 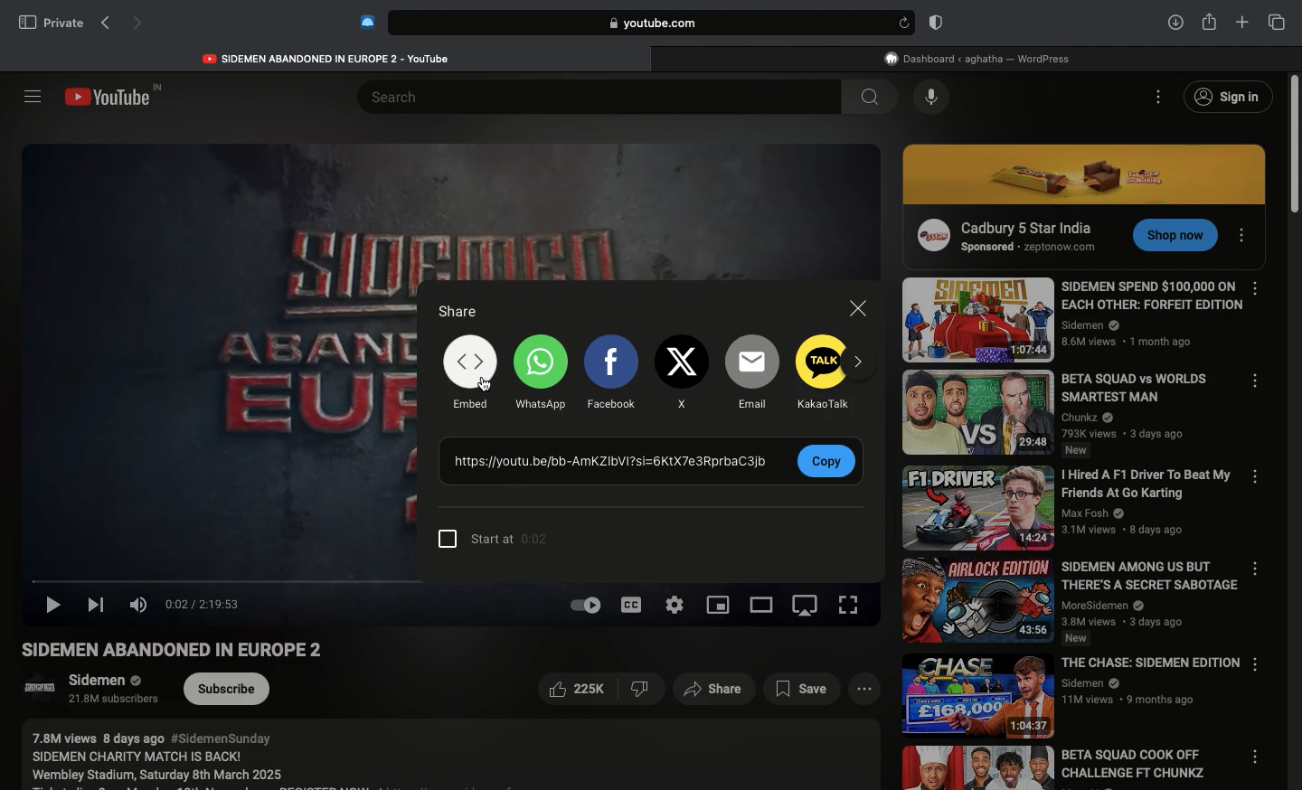 I want to click on Auto, so click(x=585, y=605).